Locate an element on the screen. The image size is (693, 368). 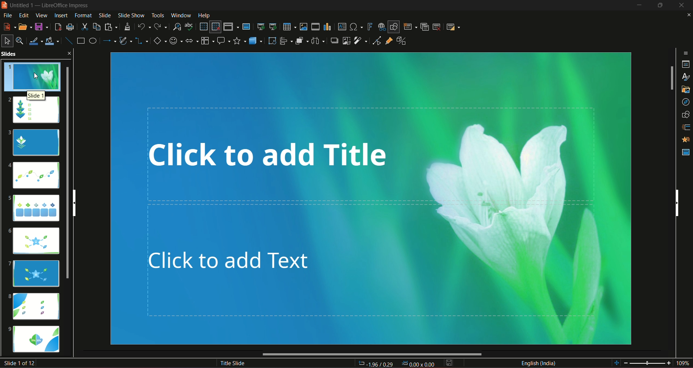
insert hyperlink is located at coordinates (380, 26).